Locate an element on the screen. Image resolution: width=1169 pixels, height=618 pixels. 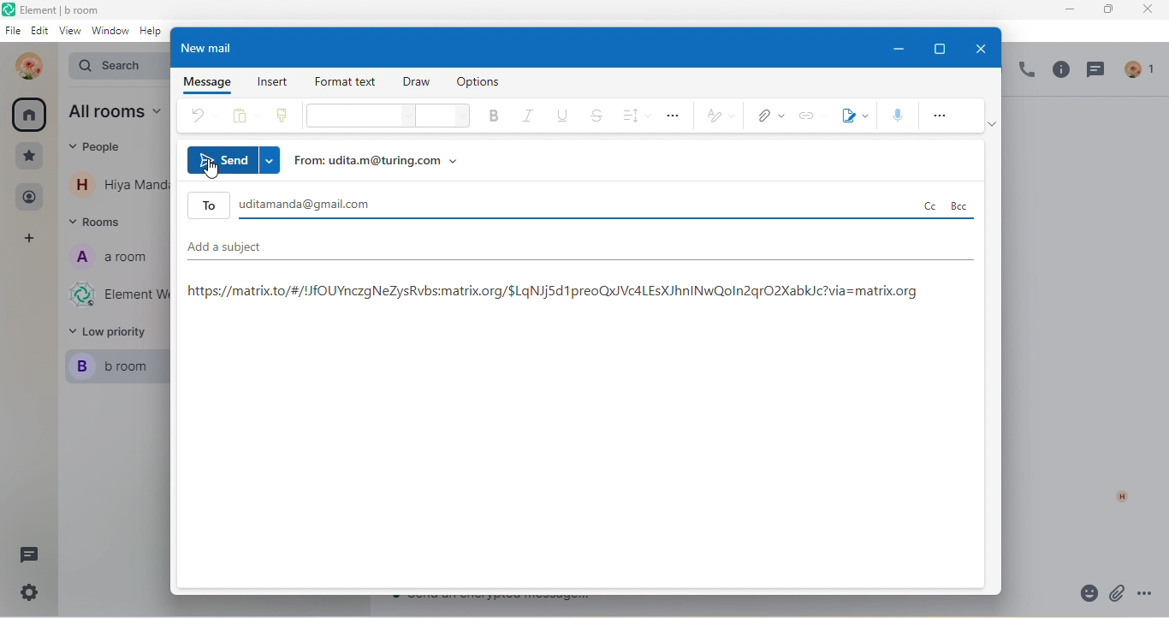
rooms is located at coordinates (99, 226).